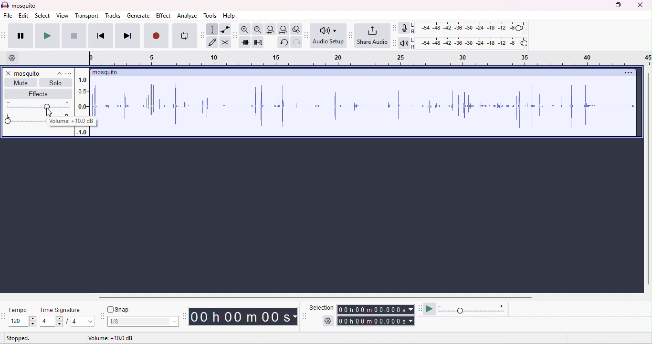 The width and height of the screenshot is (652, 344). I want to click on snap tool bar, so click(103, 316).